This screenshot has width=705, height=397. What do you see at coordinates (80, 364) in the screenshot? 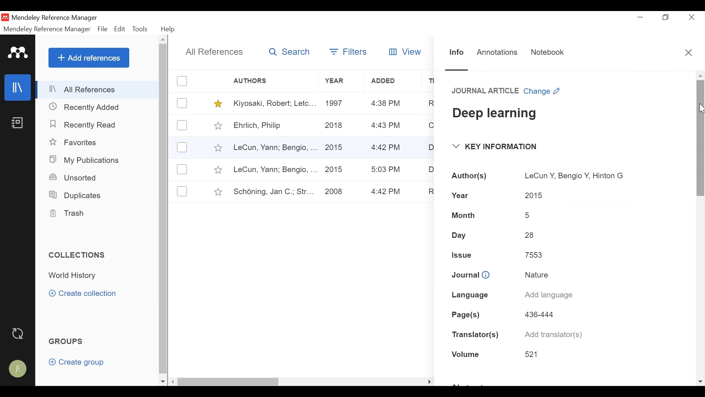
I see `Create group` at bounding box center [80, 364].